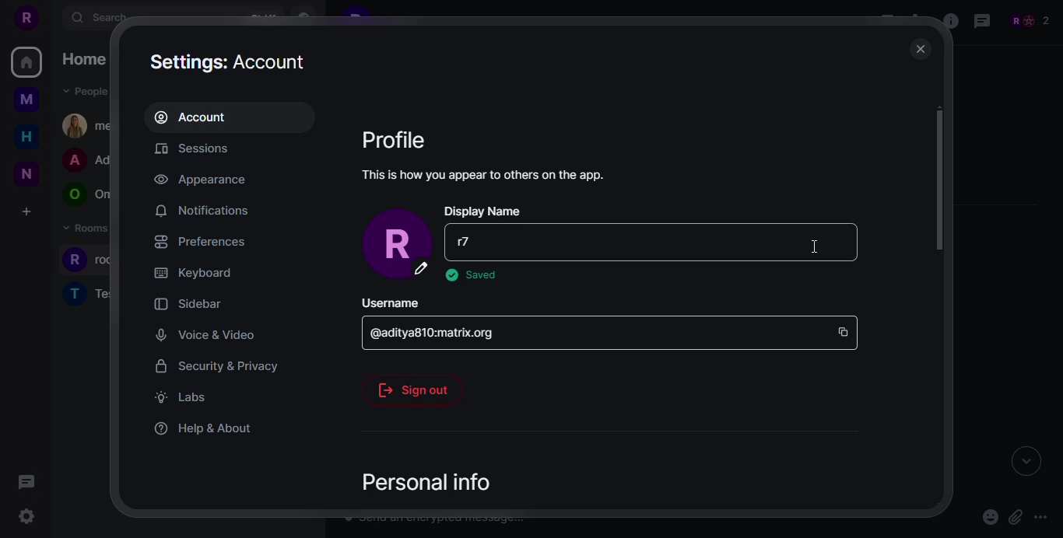 The height and width of the screenshot is (538, 1063). I want to click on new, so click(30, 173).